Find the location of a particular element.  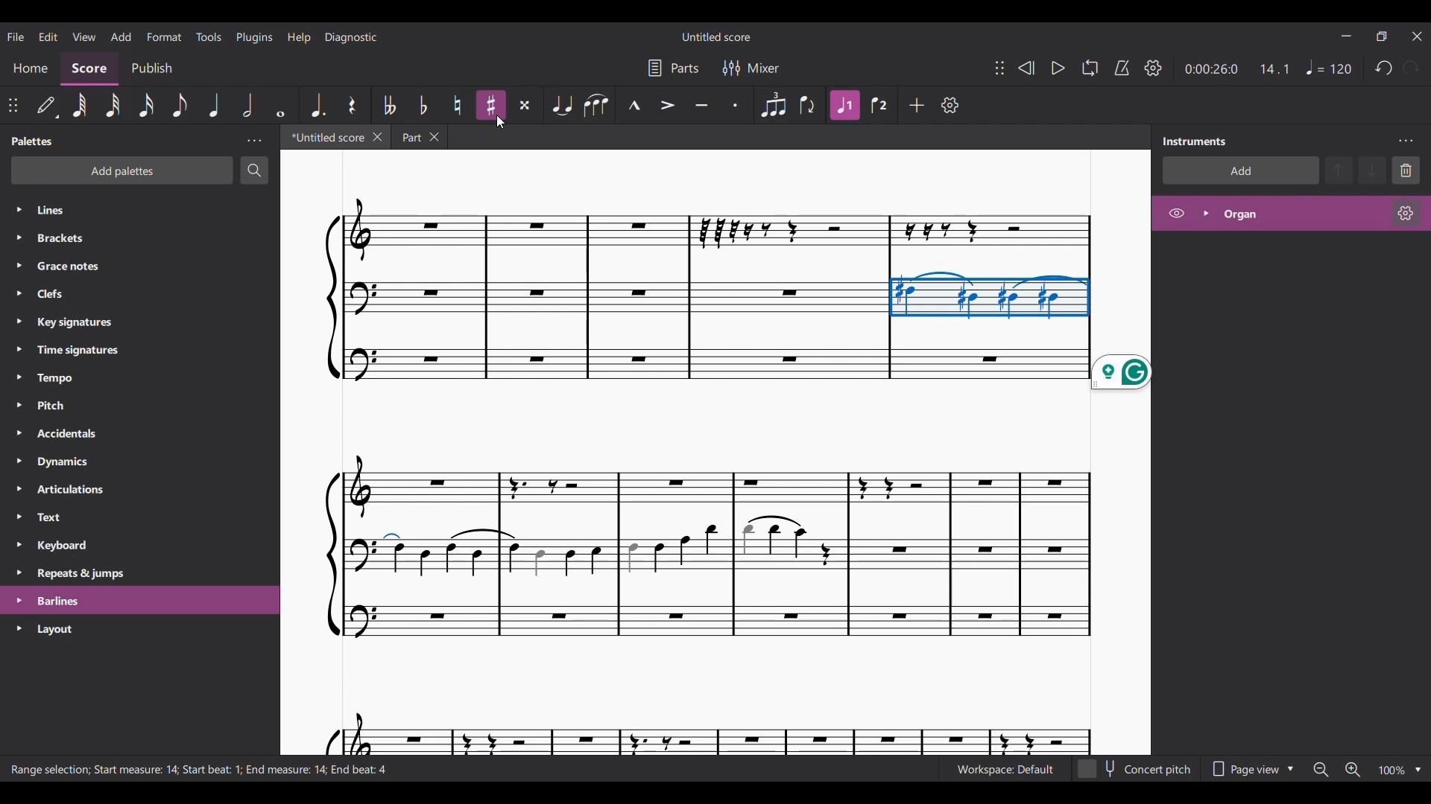

Expand Organ is located at coordinates (1204, 213).